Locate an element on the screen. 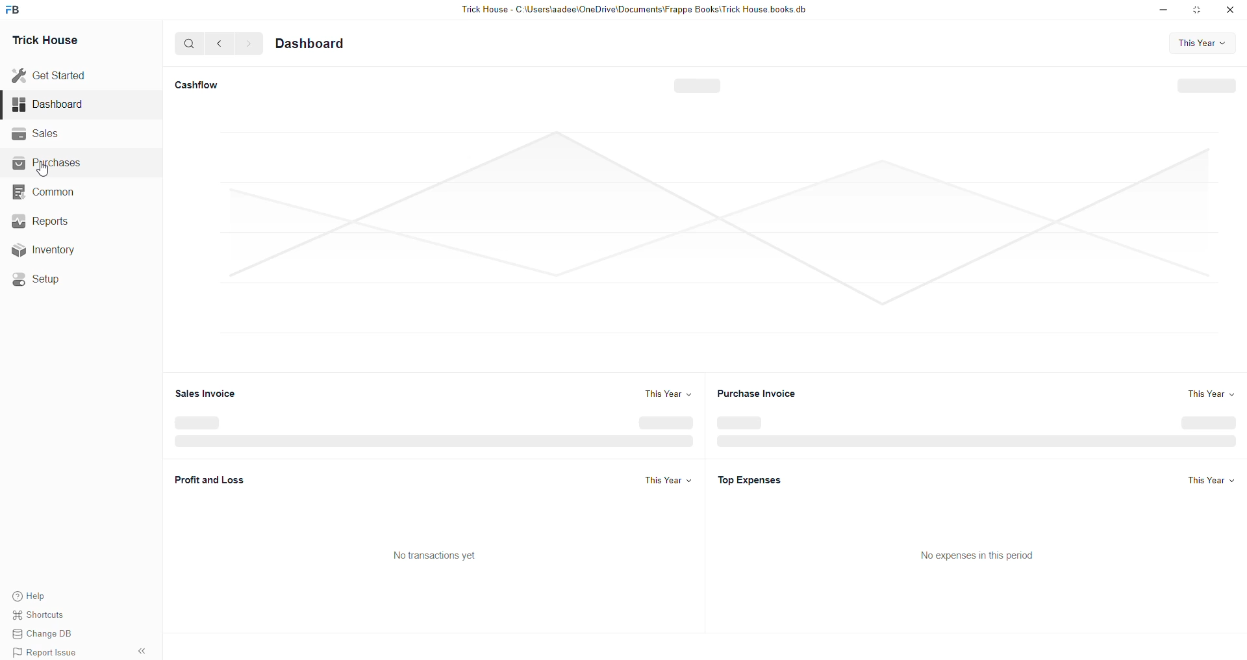  cursor is located at coordinates (46, 171).